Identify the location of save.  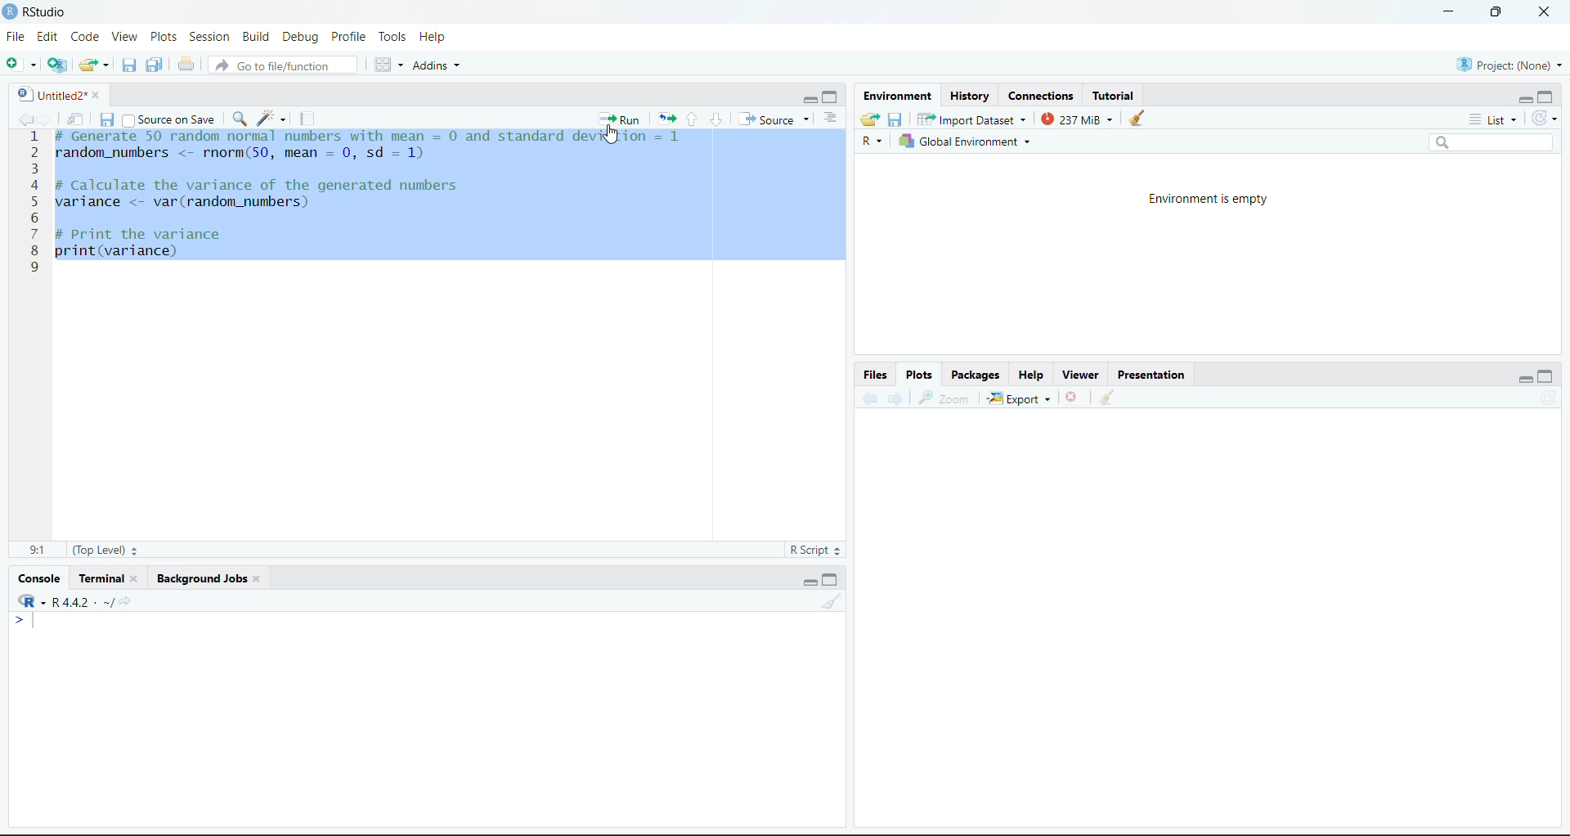
(107, 119).